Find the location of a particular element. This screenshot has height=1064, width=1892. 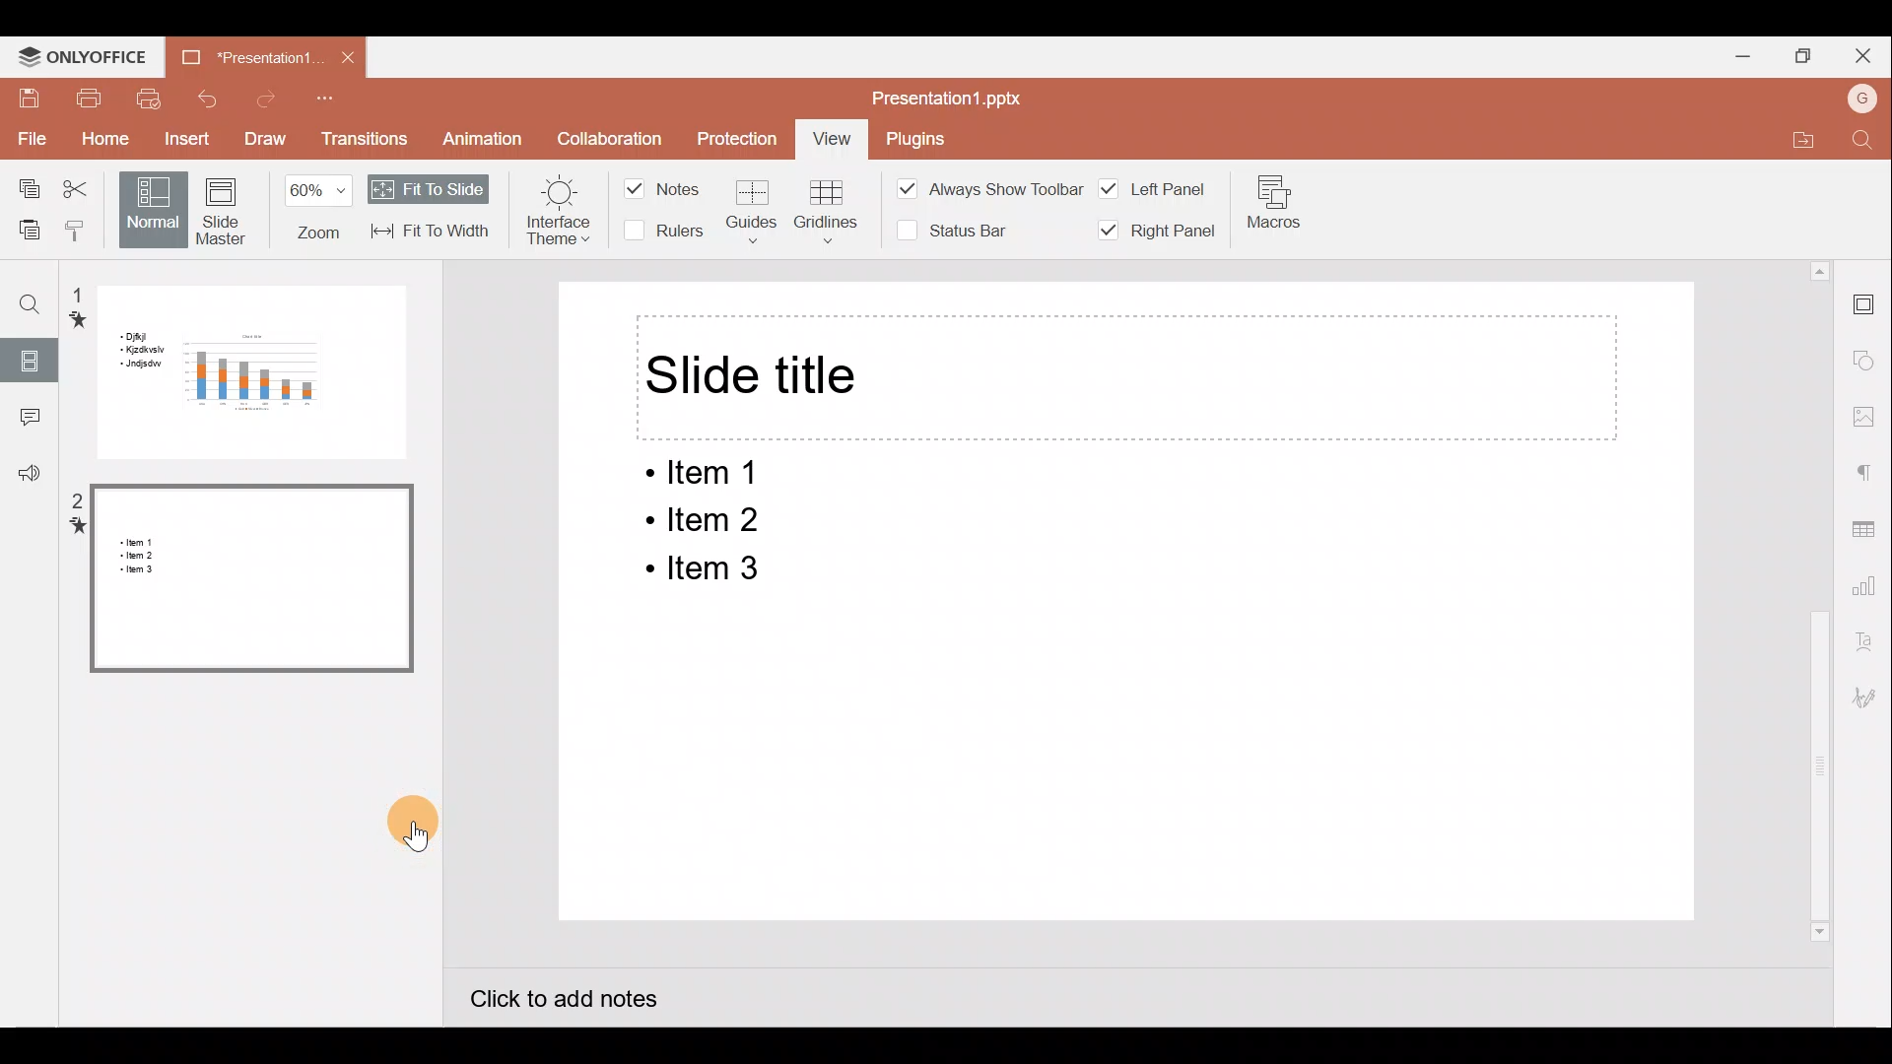

Presentation1. is located at coordinates (248, 60).